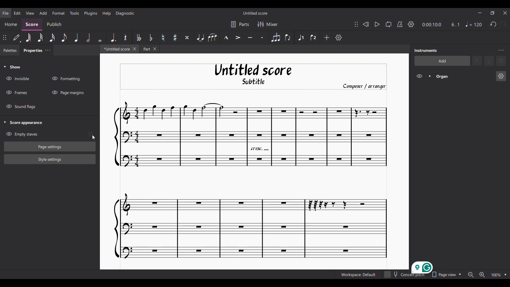 The width and height of the screenshot is (510, 287). I want to click on properties, so click(31, 52).